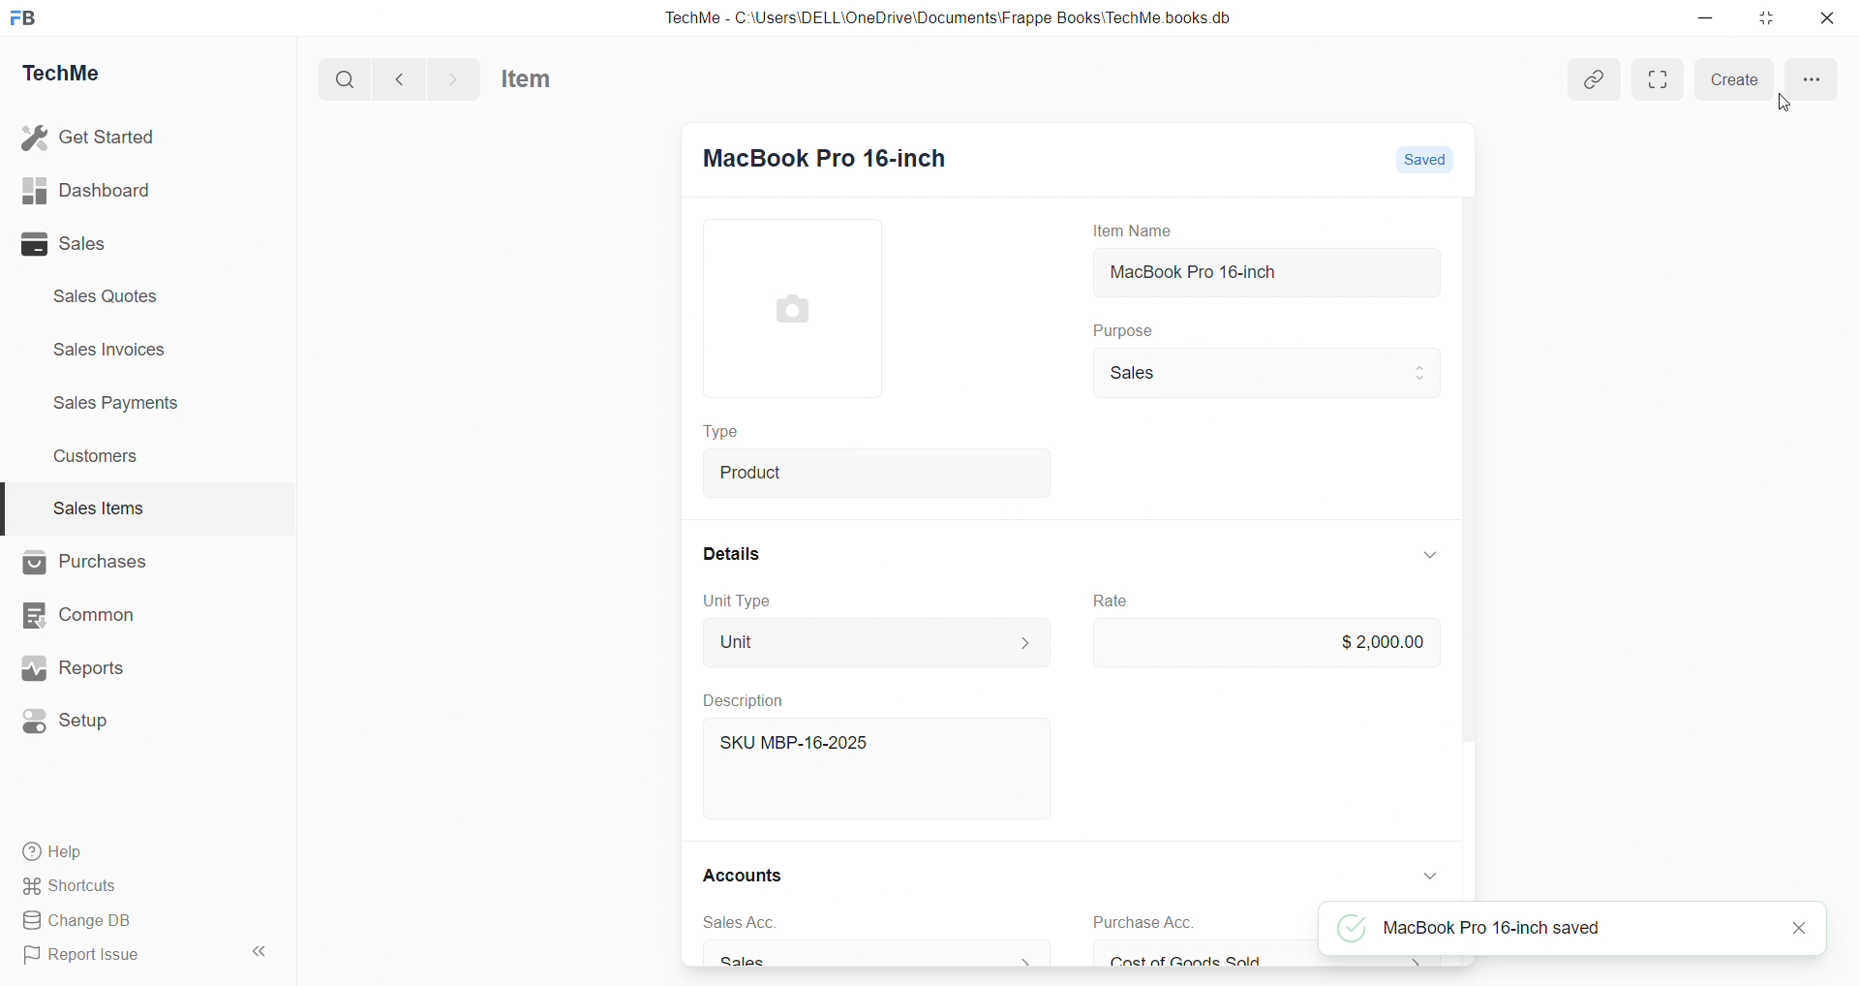 This screenshot has width=1859, height=986. I want to click on Rate, so click(1110, 601).